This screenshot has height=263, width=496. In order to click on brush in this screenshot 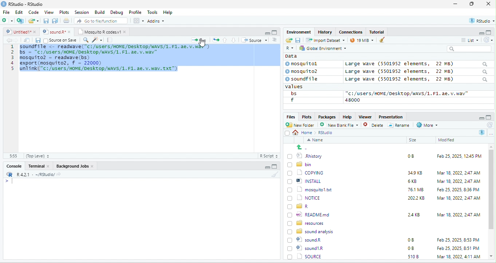, I will do `click(276, 174)`.